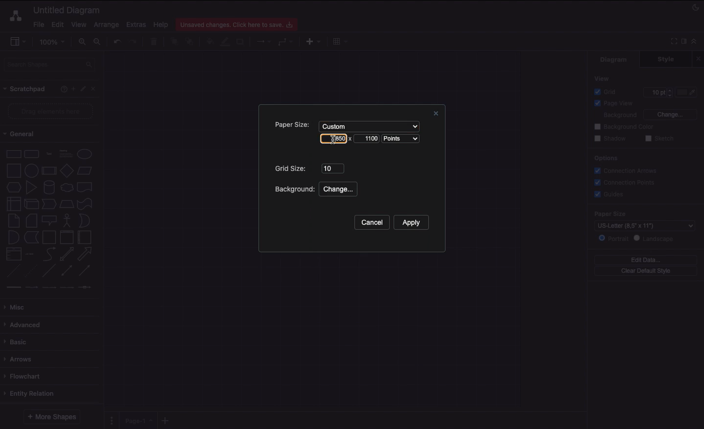 Image resolution: width=704 pixels, height=429 pixels. I want to click on General , so click(24, 134).